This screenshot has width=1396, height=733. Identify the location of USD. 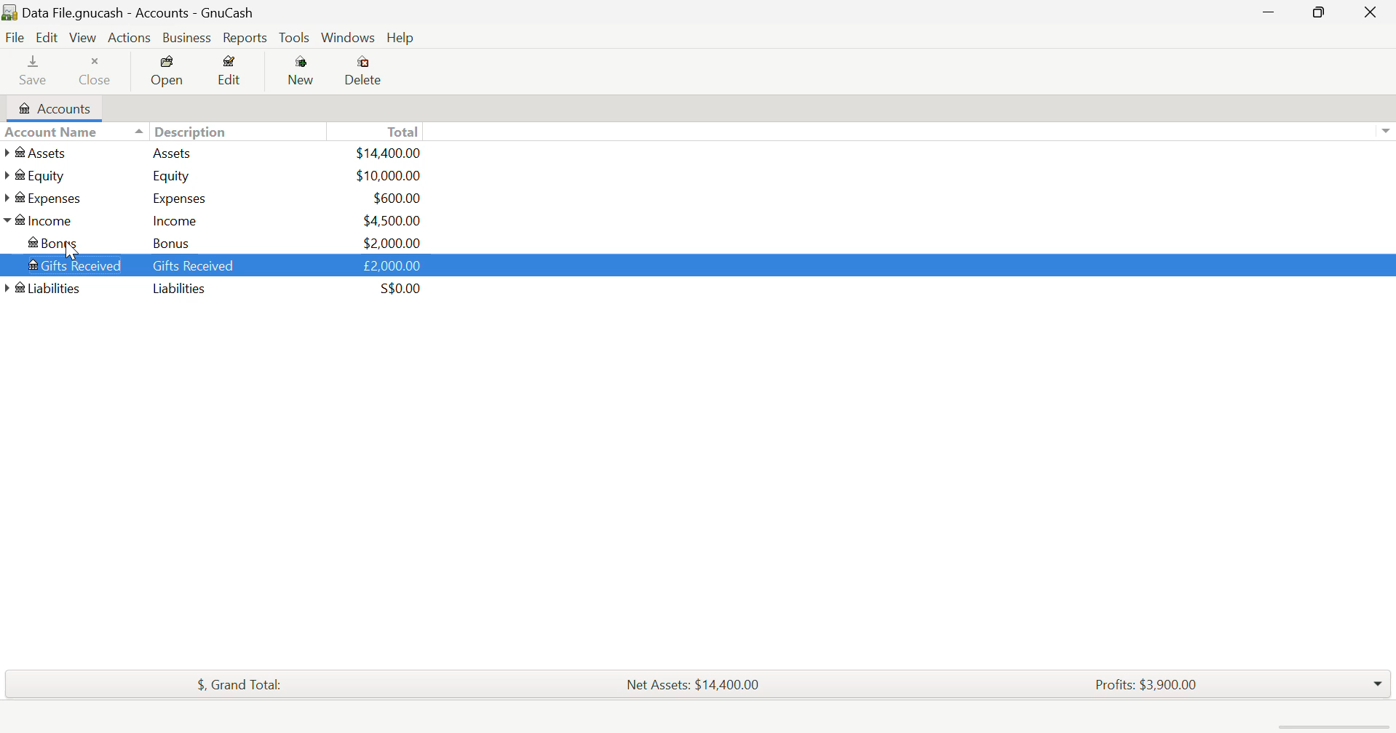
(392, 197).